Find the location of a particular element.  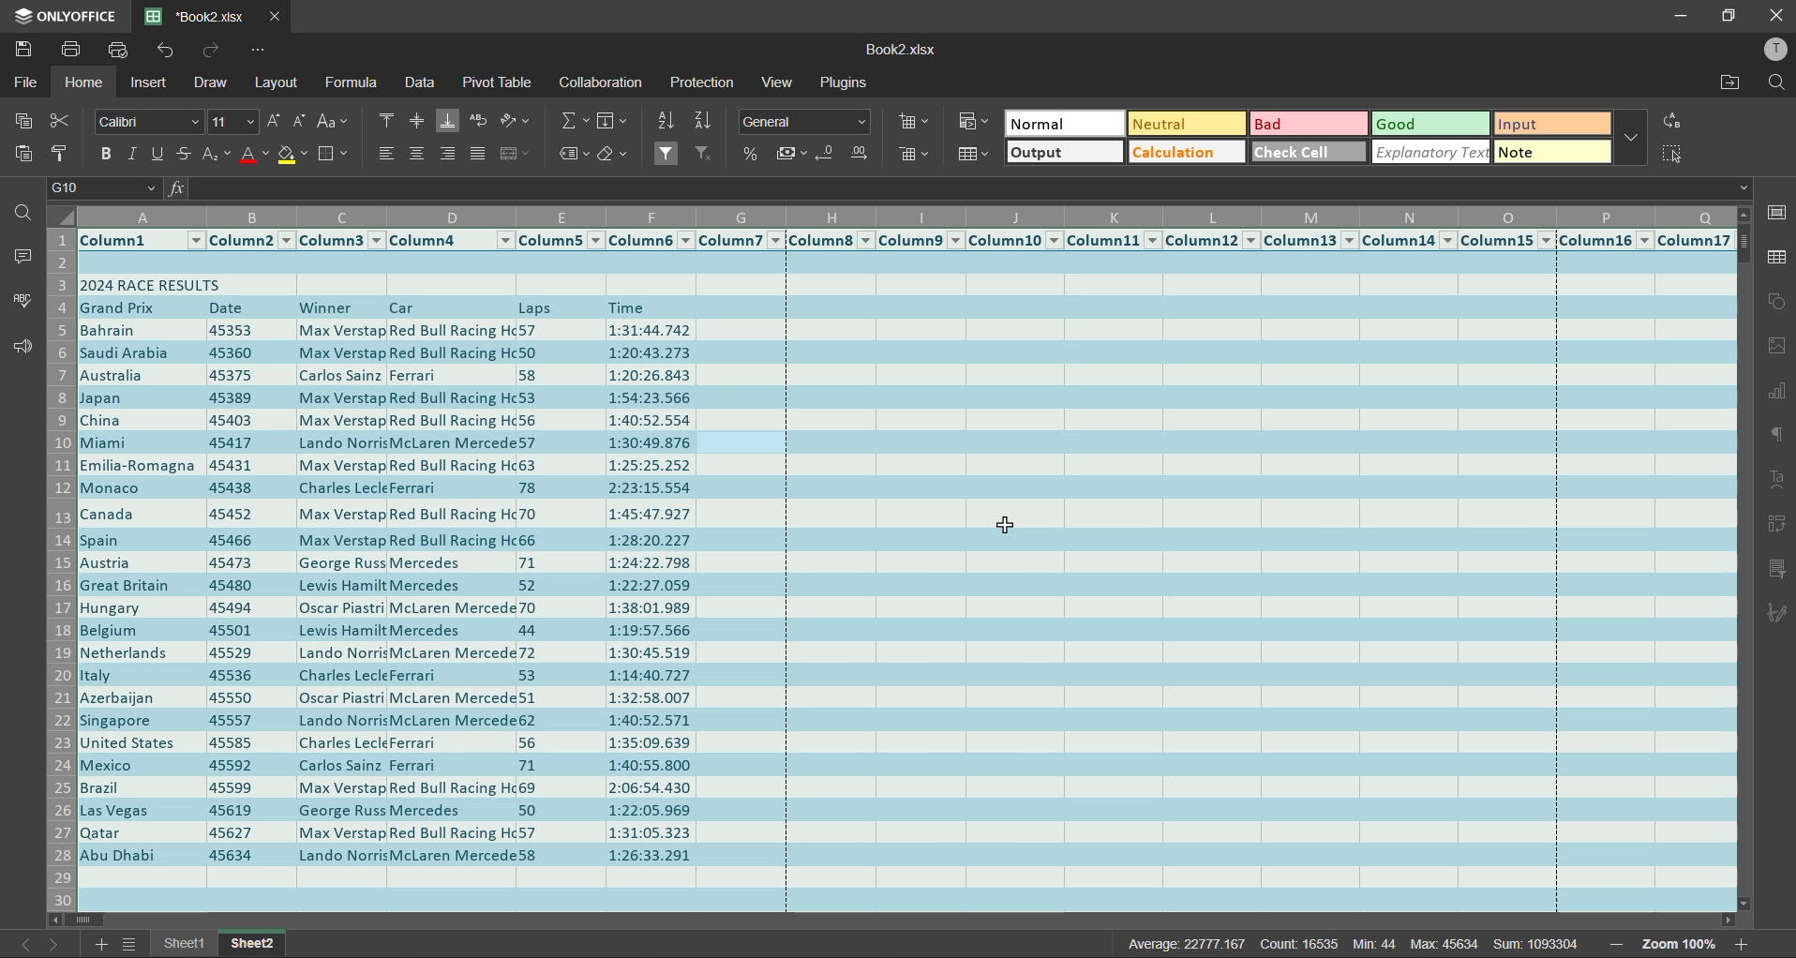

save is located at coordinates (73, 52).